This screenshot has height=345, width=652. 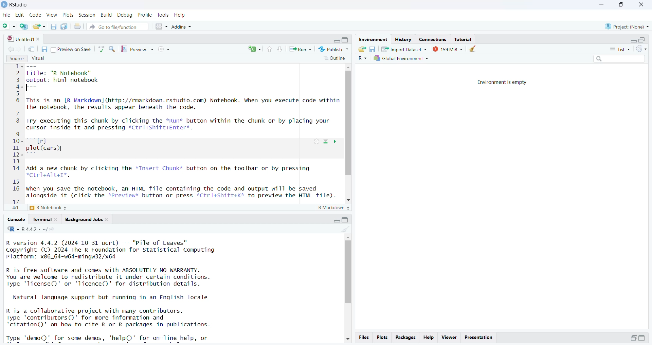 I want to click on rerun the previous code region, so click(x=254, y=49).